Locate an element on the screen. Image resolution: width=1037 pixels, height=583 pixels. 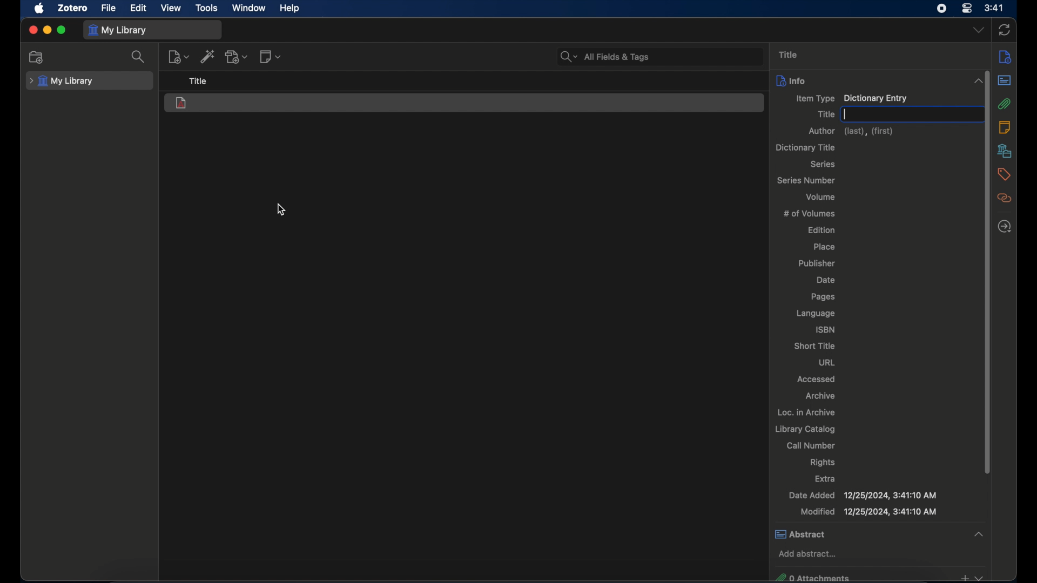
info is located at coordinates (791, 80).